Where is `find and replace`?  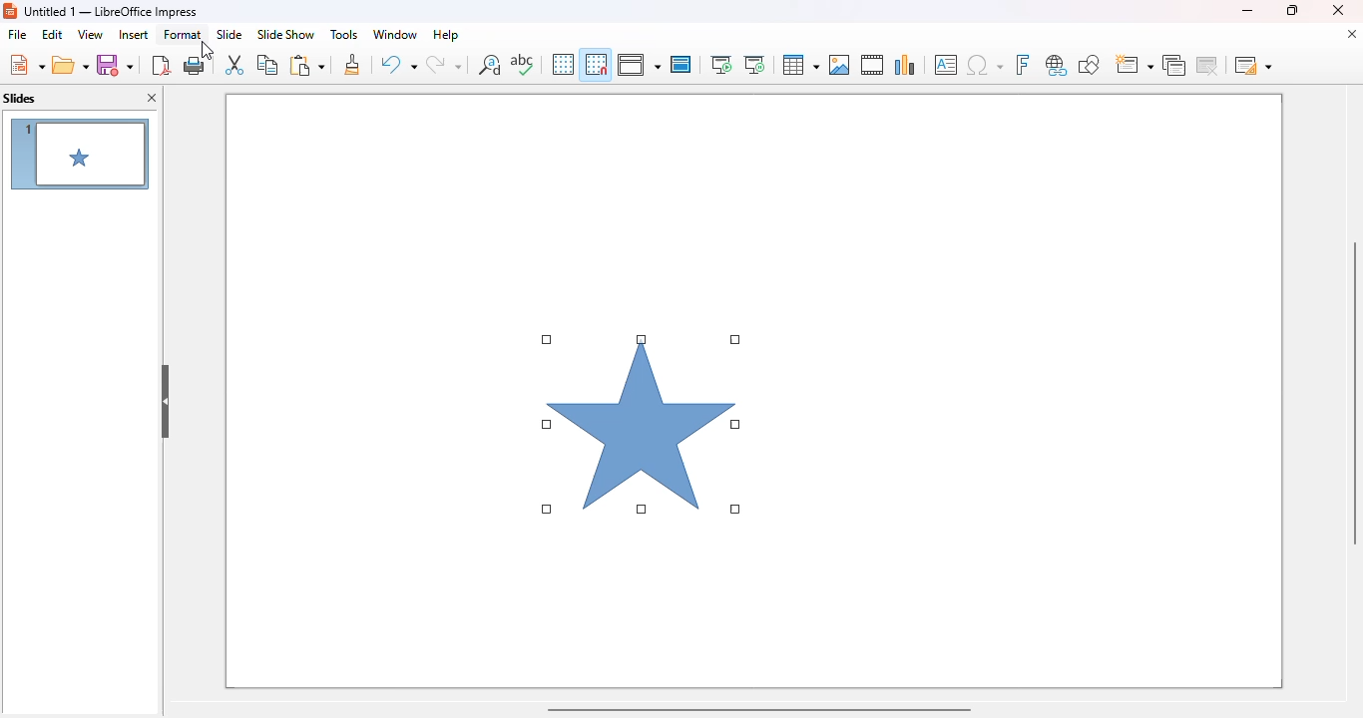
find and replace is located at coordinates (490, 64).